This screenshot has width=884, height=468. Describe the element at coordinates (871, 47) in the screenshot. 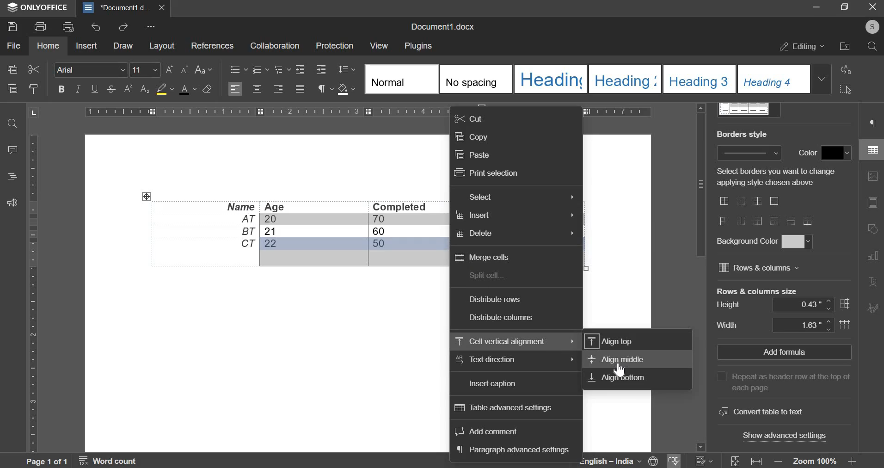

I see `search` at that location.